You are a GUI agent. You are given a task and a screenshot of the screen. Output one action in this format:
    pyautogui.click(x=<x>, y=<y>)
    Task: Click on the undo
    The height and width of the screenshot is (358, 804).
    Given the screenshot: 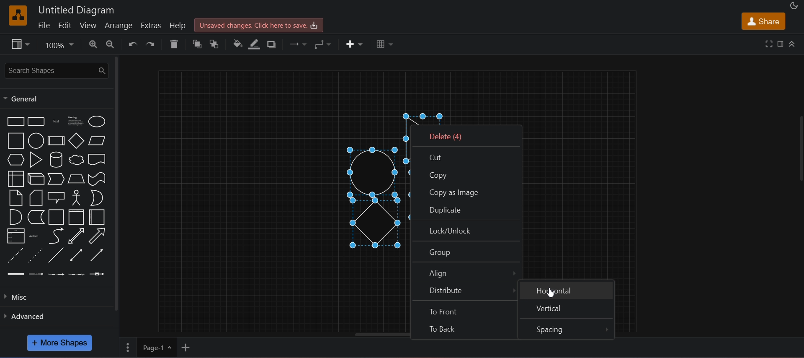 What is the action you would take?
    pyautogui.click(x=133, y=44)
    